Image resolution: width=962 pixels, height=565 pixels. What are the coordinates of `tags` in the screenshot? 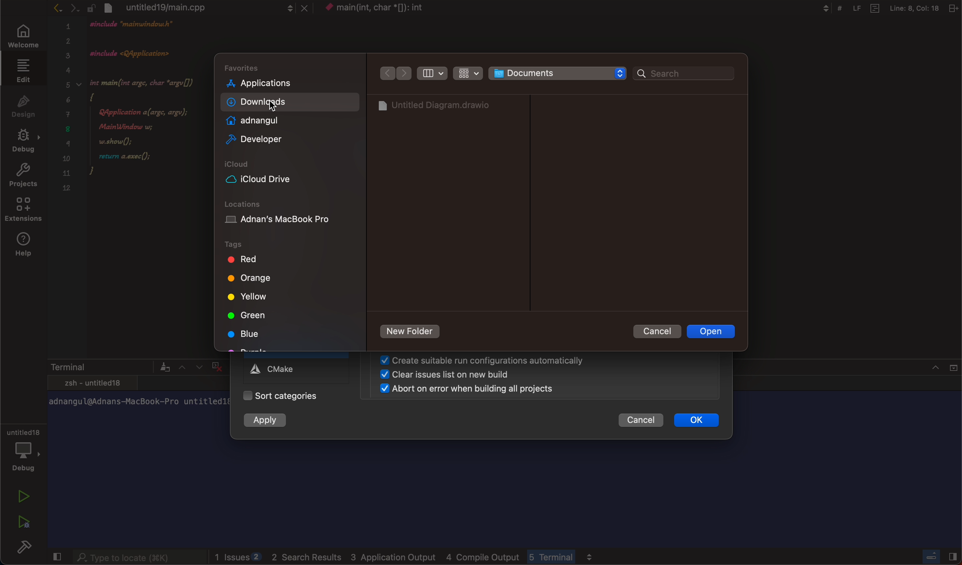 It's located at (286, 294).